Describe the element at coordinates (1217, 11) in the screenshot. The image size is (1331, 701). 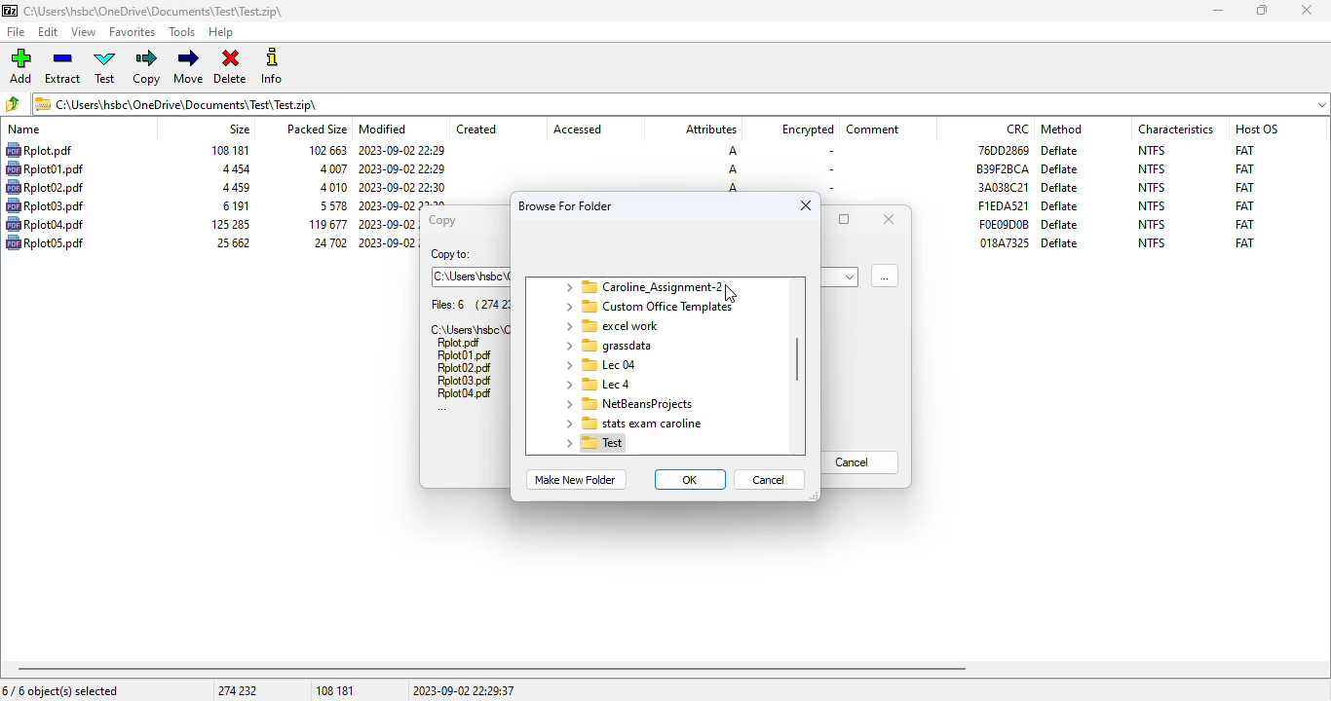
I see `minimize` at that location.